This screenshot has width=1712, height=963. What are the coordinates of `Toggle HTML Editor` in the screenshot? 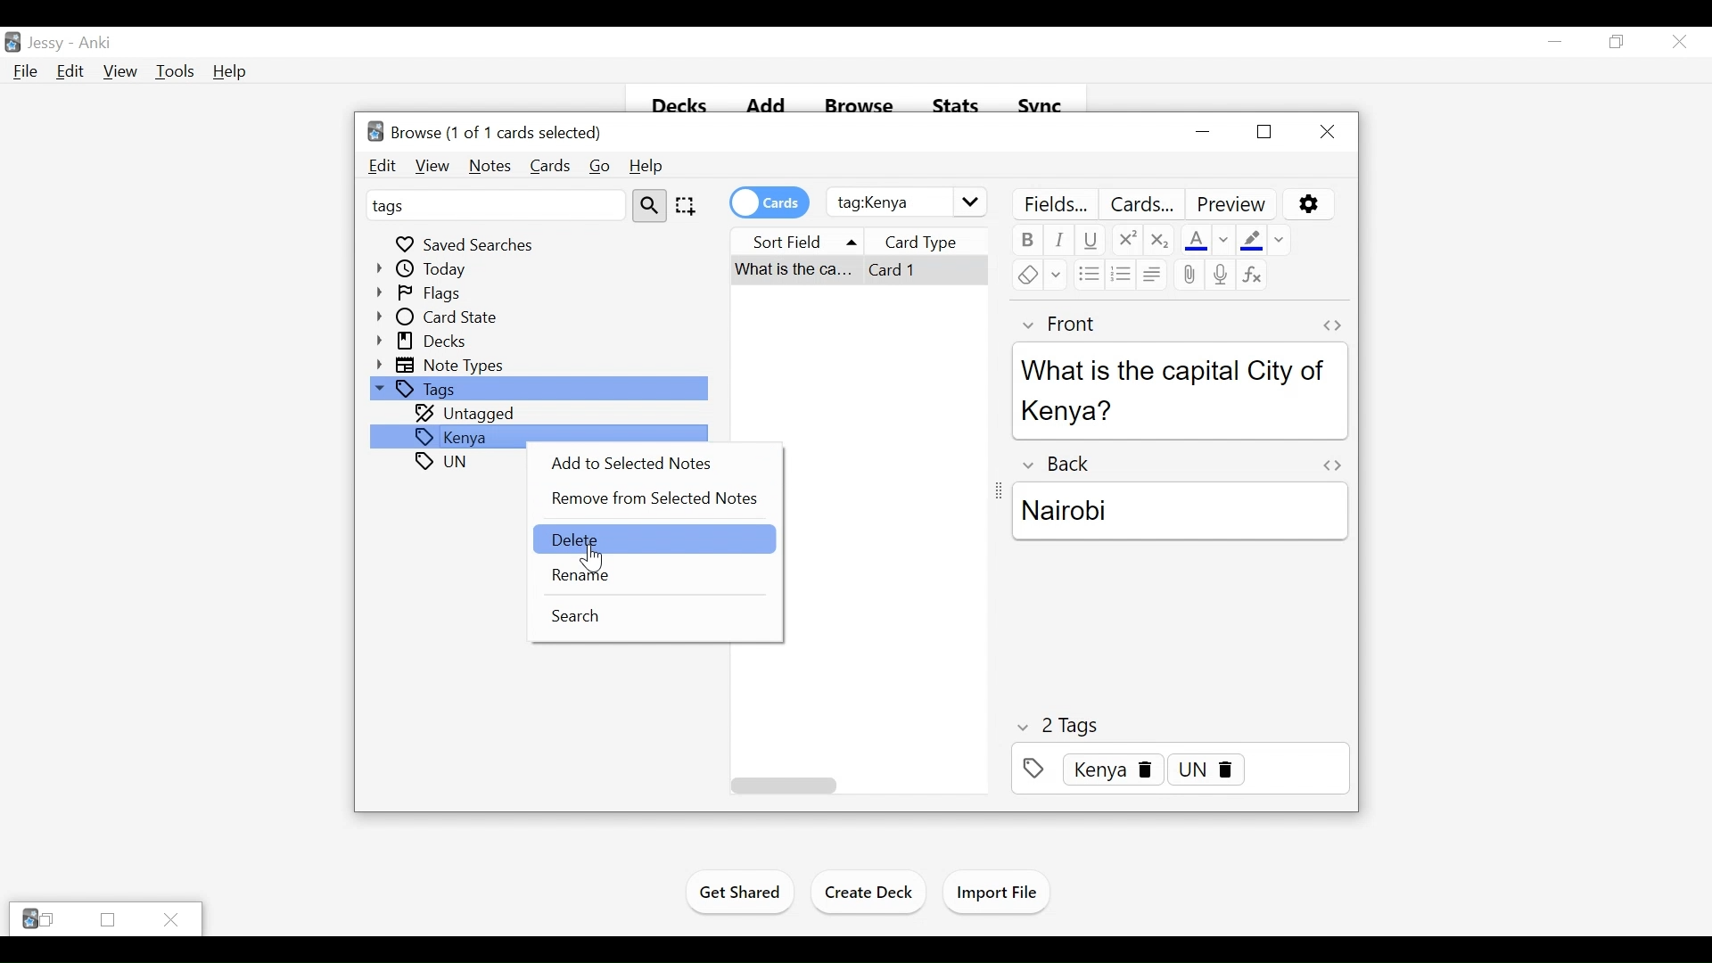 It's located at (1331, 465).